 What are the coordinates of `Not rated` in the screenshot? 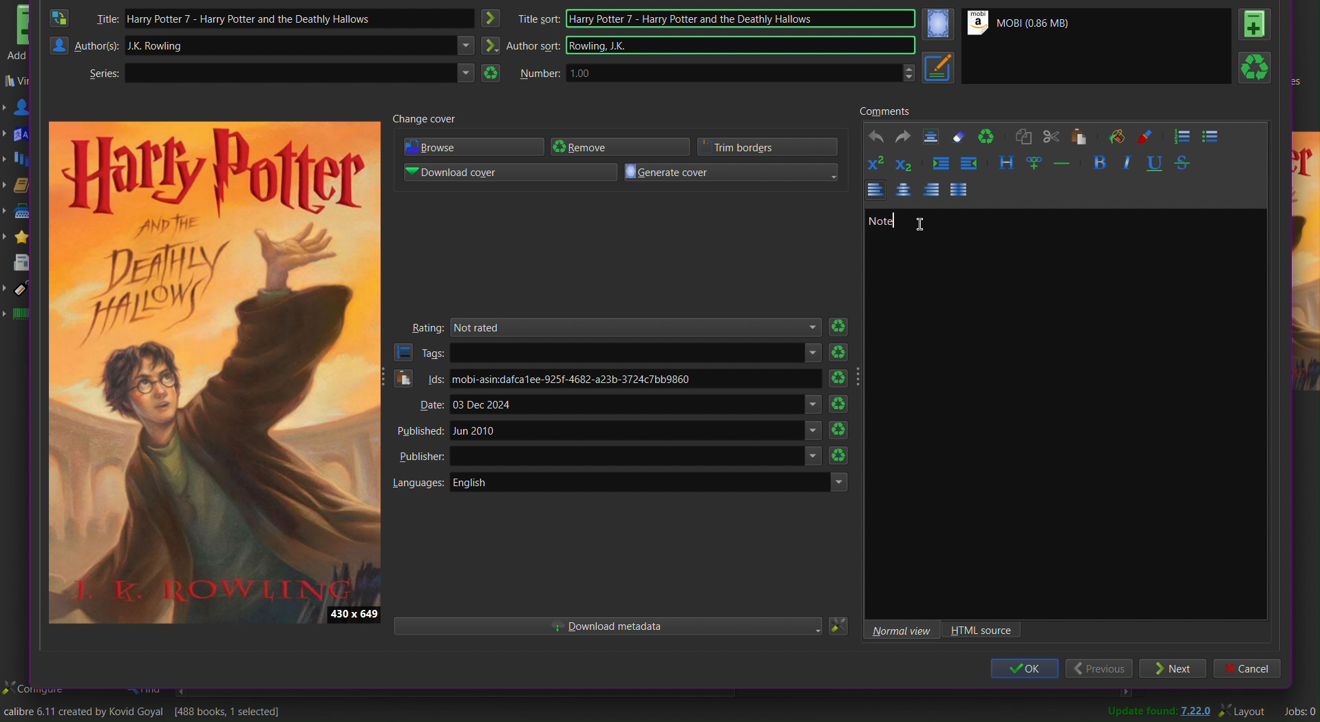 It's located at (639, 327).